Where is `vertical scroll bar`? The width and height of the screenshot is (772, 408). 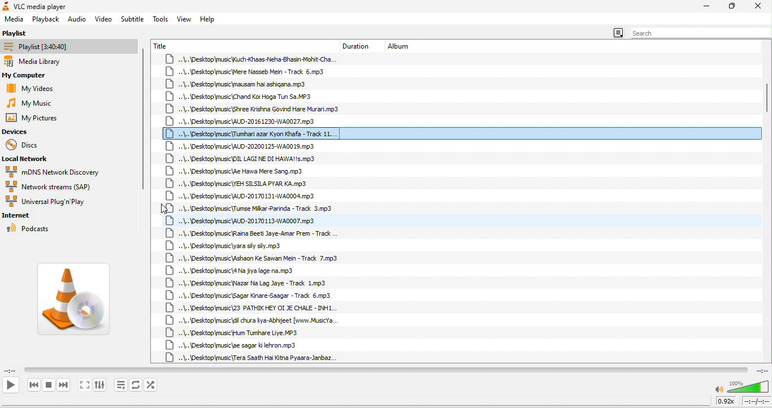 vertical scroll bar is located at coordinates (143, 118).